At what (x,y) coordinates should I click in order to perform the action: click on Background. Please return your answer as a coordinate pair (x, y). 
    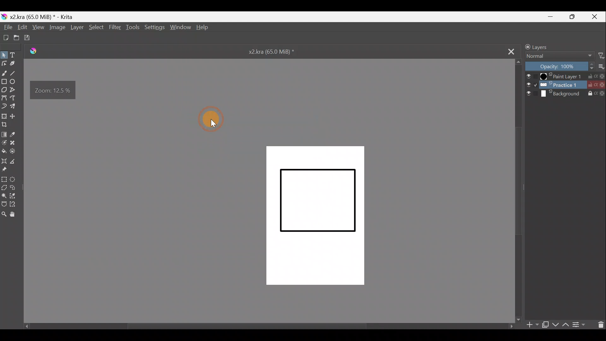
    Looking at the image, I should click on (566, 93).